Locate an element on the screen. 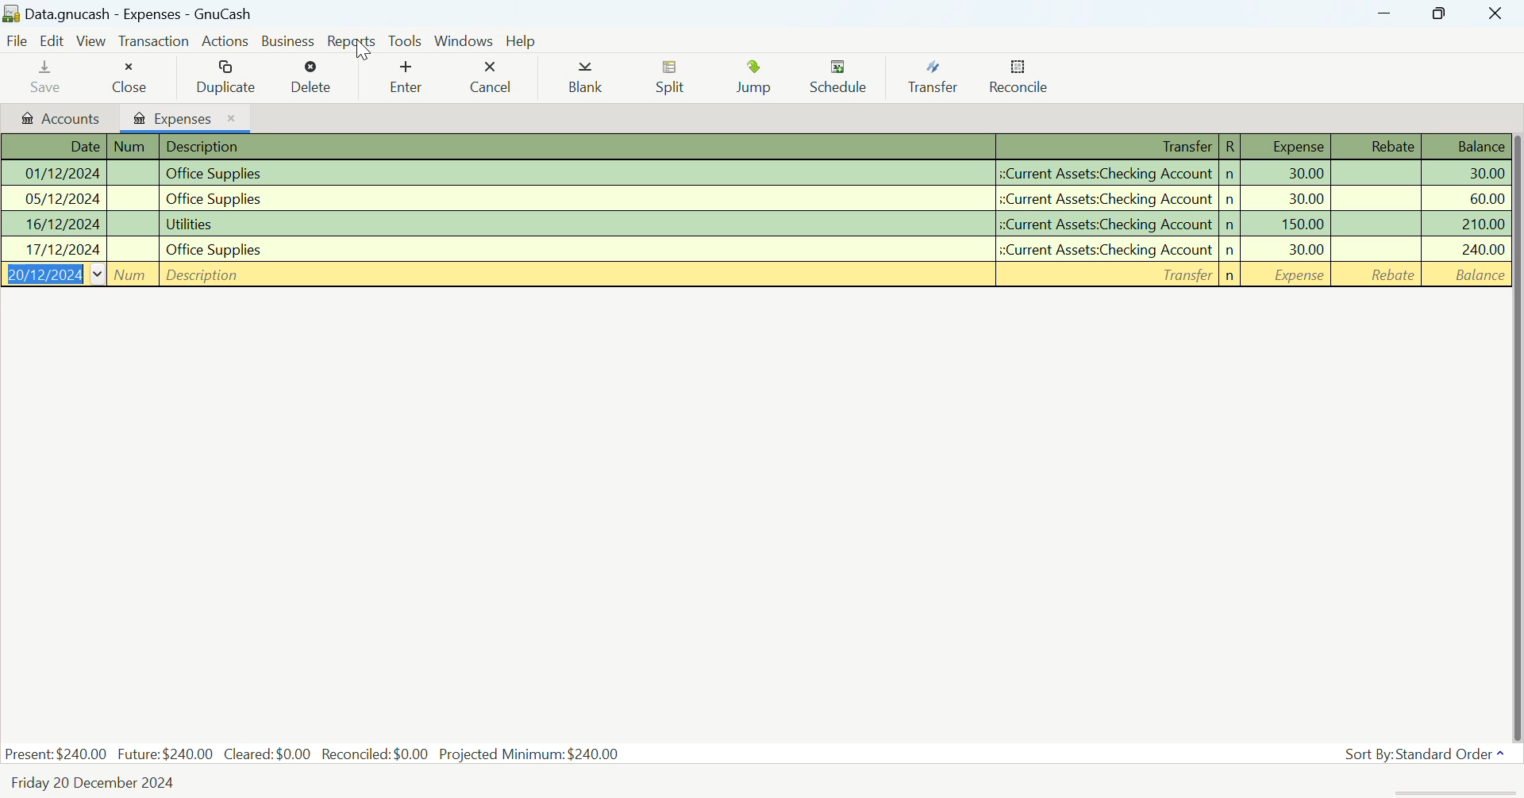 This screenshot has height=798, width=1524. View is located at coordinates (91, 40).